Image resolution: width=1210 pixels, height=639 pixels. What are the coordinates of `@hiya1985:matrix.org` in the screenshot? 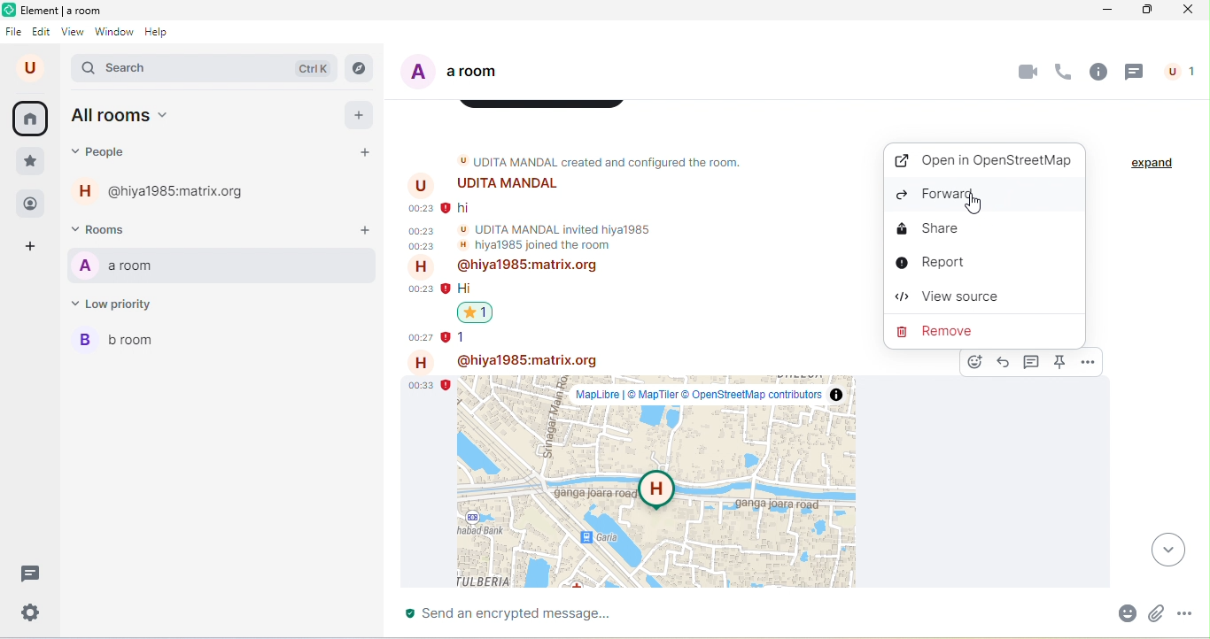 It's located at (500, 361).